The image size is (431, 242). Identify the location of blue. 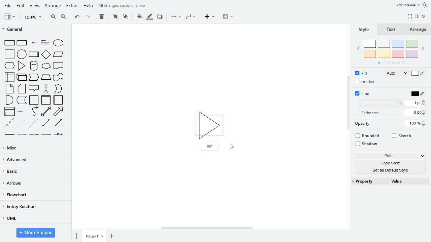
(398, 44).